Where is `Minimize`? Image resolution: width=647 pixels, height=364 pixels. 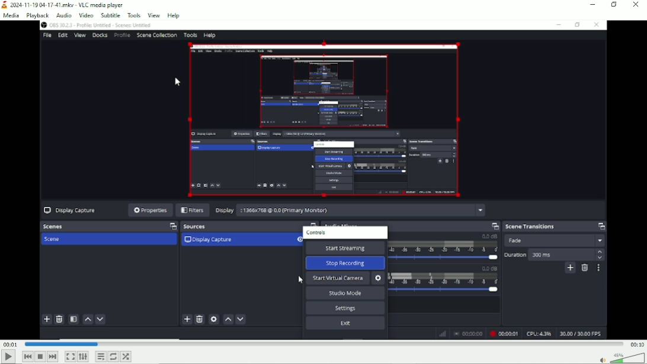 Minimize is located at coordinates (593, 4).